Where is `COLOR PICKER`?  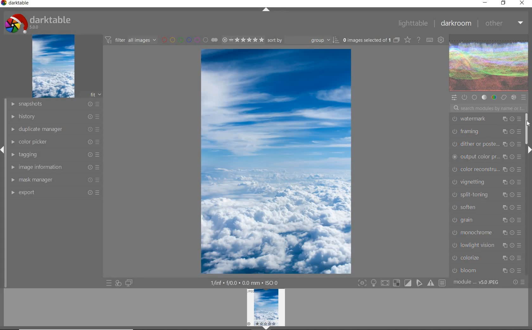
COLOR PICKER is located at coordinates (55, 142).